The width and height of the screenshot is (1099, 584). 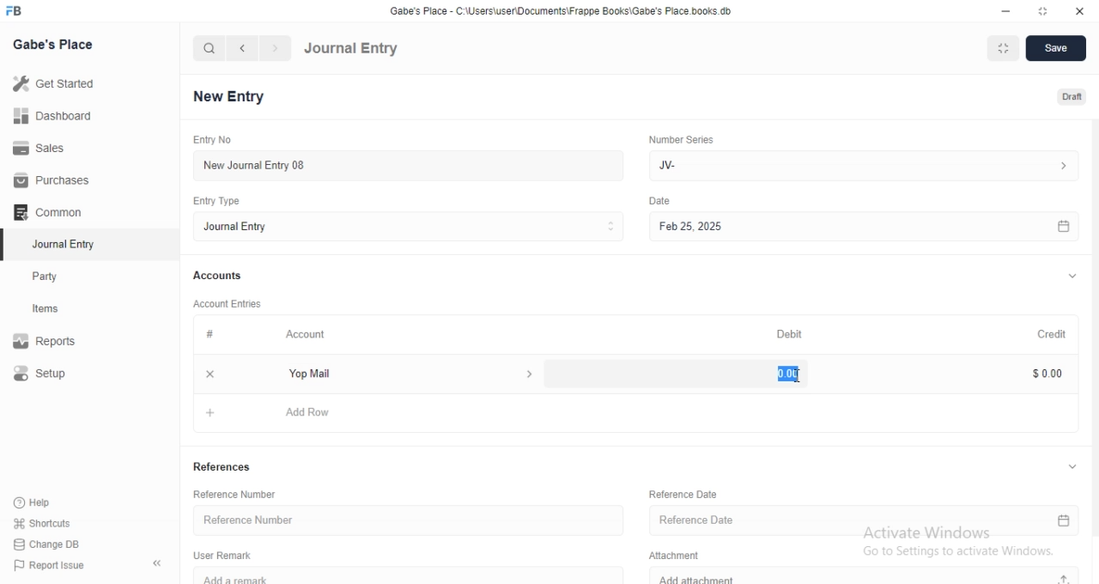 I want to click on Yop Mail, so click(x=406, y=374).